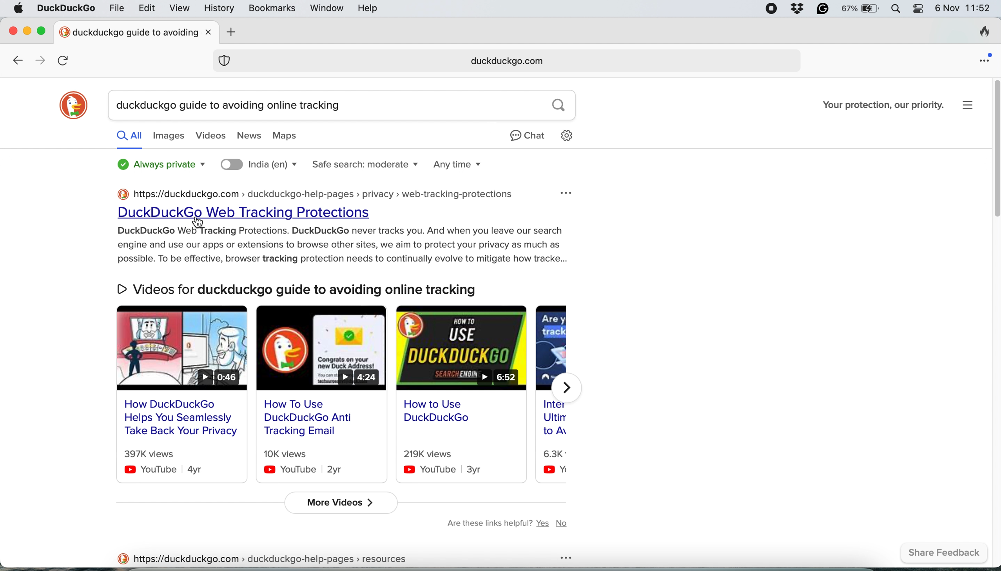 This screenshot has height=571, width=1001. I want to click on youtube, so click(180, 469).